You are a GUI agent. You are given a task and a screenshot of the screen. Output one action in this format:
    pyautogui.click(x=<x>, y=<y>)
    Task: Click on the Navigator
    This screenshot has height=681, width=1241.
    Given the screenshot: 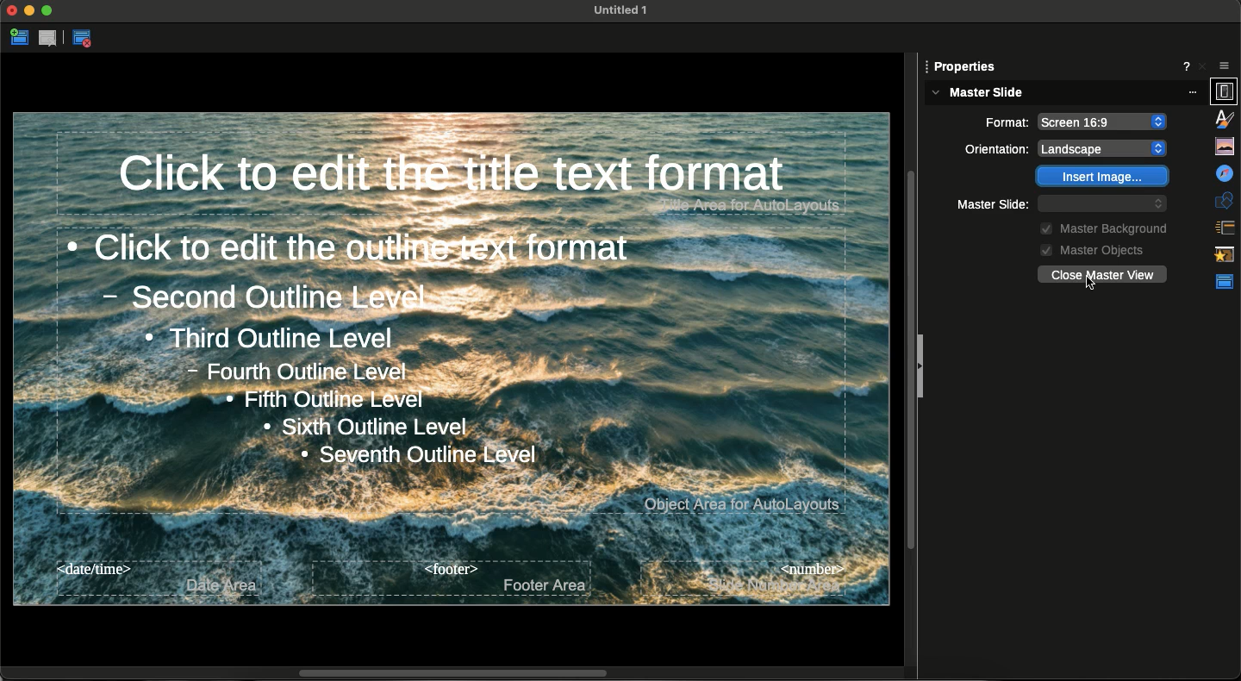 What is the action you would take?
    pyautogui.click(x=1224, y=144)
    